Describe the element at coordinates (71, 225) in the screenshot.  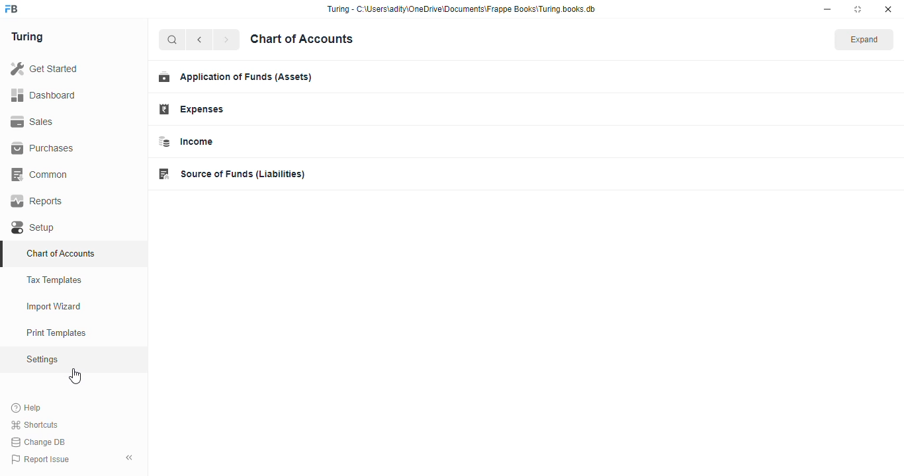
I see `Setup` at that location.